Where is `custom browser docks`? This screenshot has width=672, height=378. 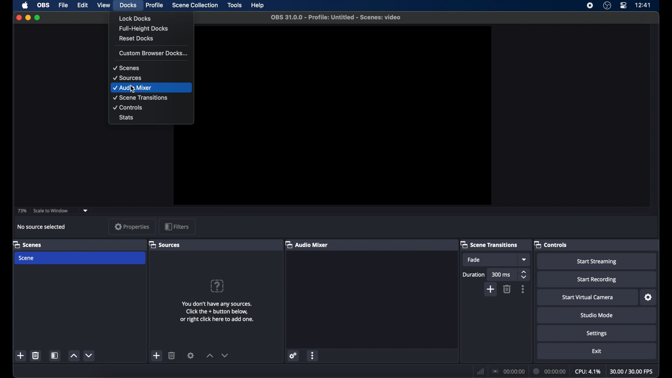
custom browser docks is located at coordinates (154, 53).